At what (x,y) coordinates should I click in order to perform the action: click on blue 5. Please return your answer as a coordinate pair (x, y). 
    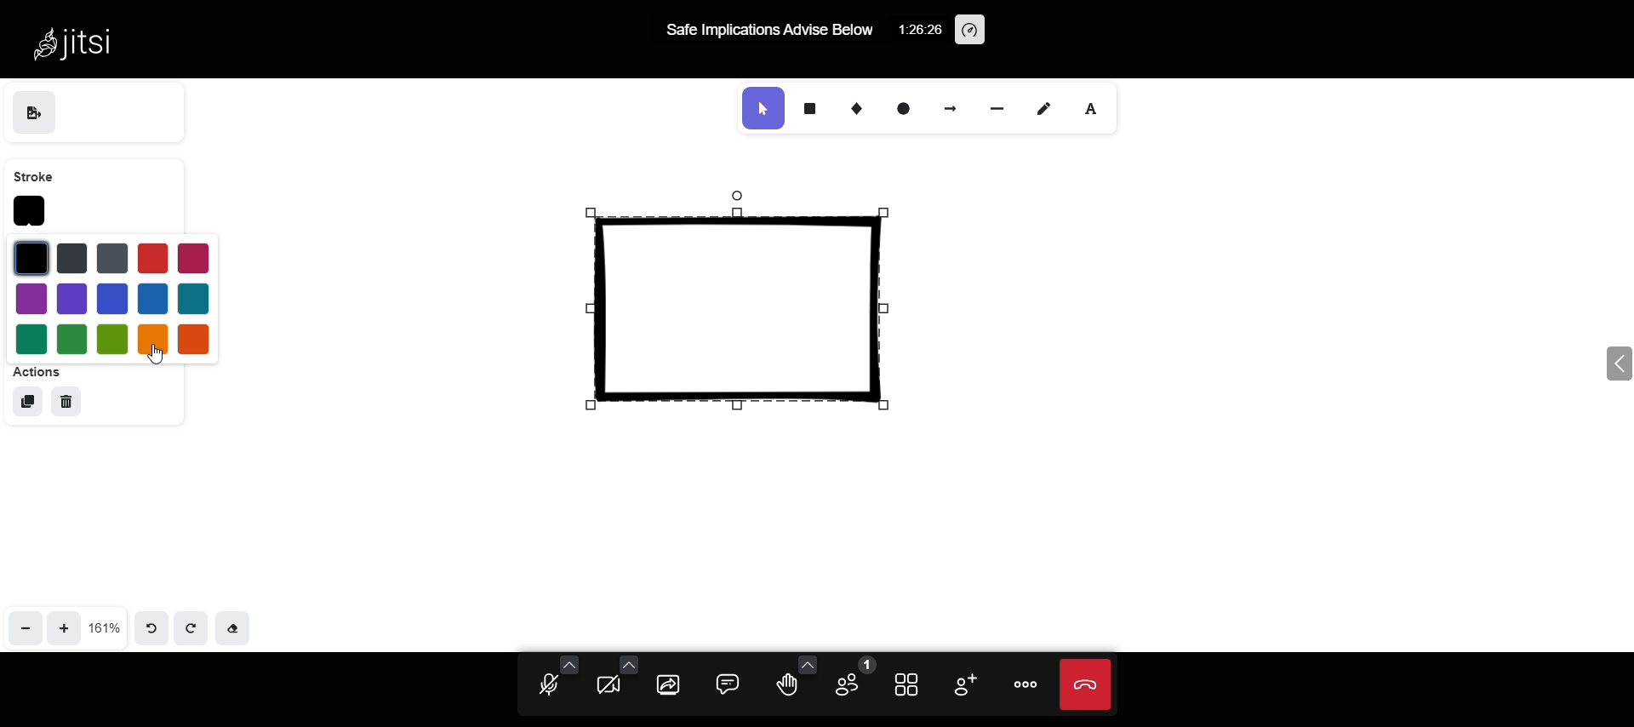
    Looking at the image, I should click on (113, 299).